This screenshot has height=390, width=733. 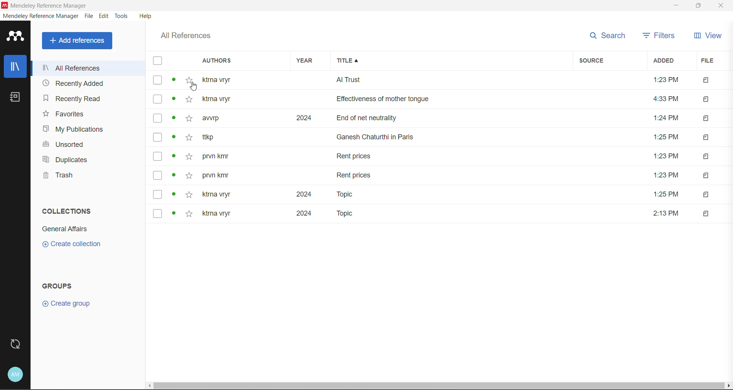 What do you see at coordinates (241, 61) in the screenshot?
I see `Authors` at bounding box center [241, 61].